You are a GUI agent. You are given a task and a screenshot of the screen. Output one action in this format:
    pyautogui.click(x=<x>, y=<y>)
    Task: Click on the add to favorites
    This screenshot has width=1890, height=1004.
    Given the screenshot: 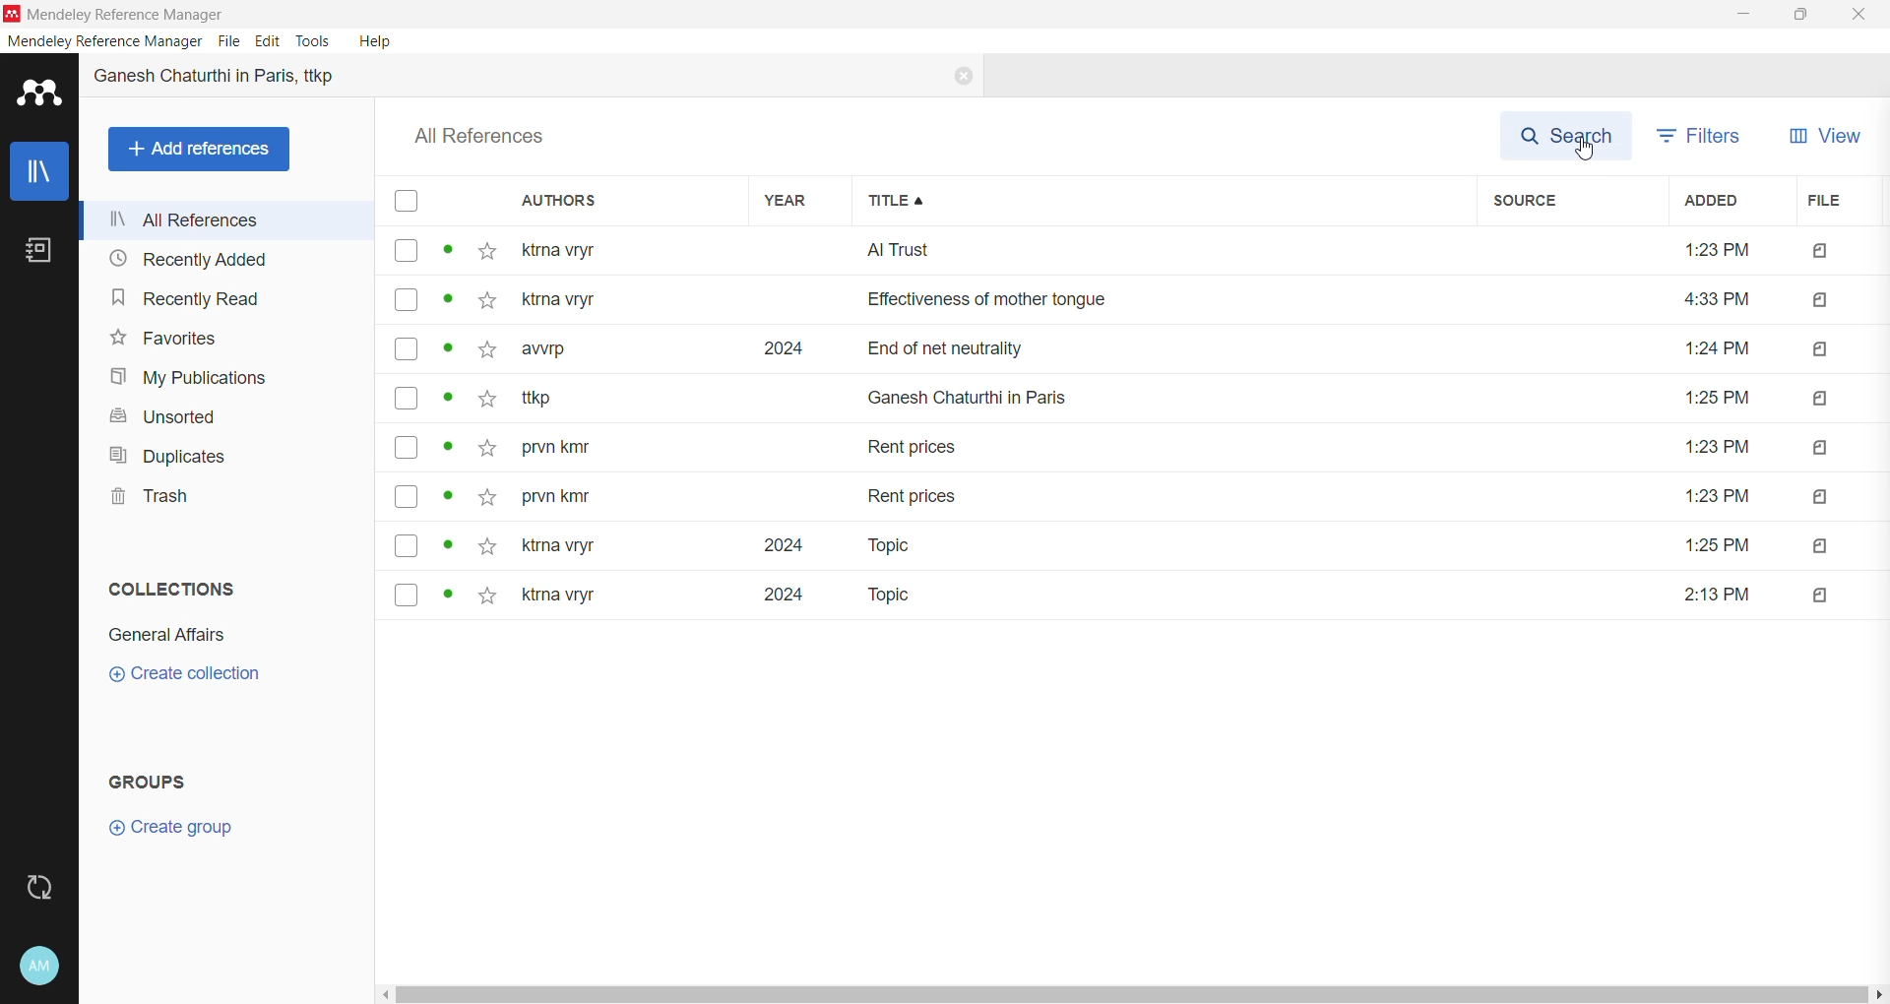 What is the action you would take?
    pyautogui.click(x=489, y=349)
    